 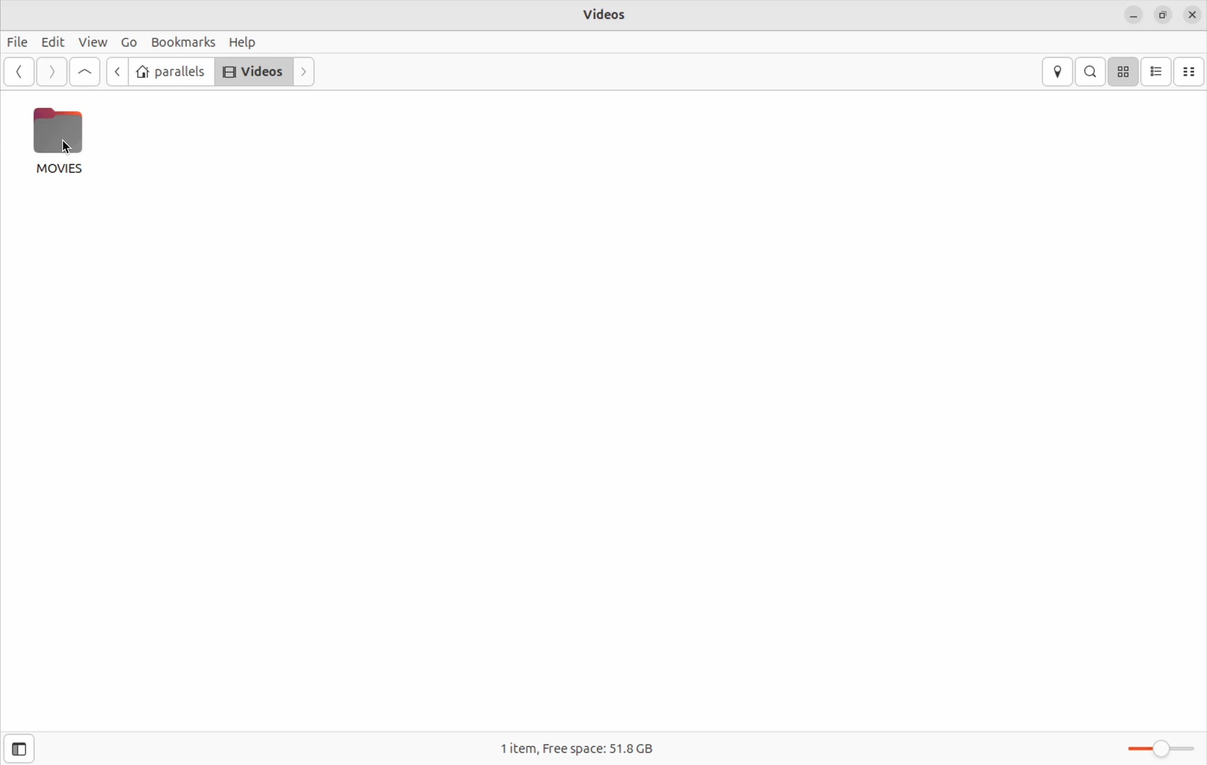 I want to click on list view, so click(x=1157, y=71).